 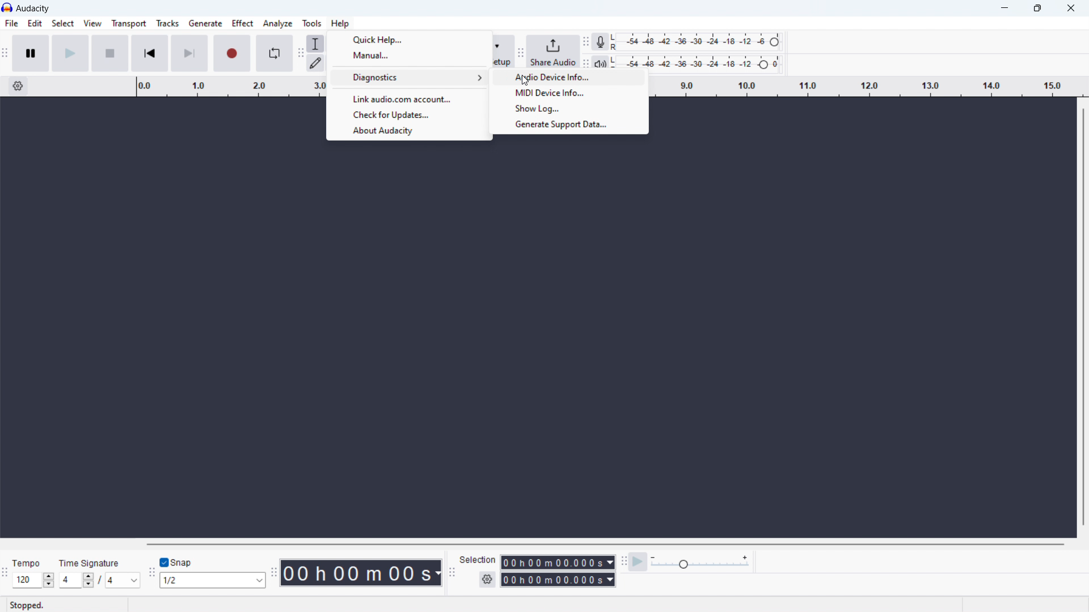 What do you see at coordinates (409, 56) in the screenshot?
I see `manual` at bounding box center [409, 56].